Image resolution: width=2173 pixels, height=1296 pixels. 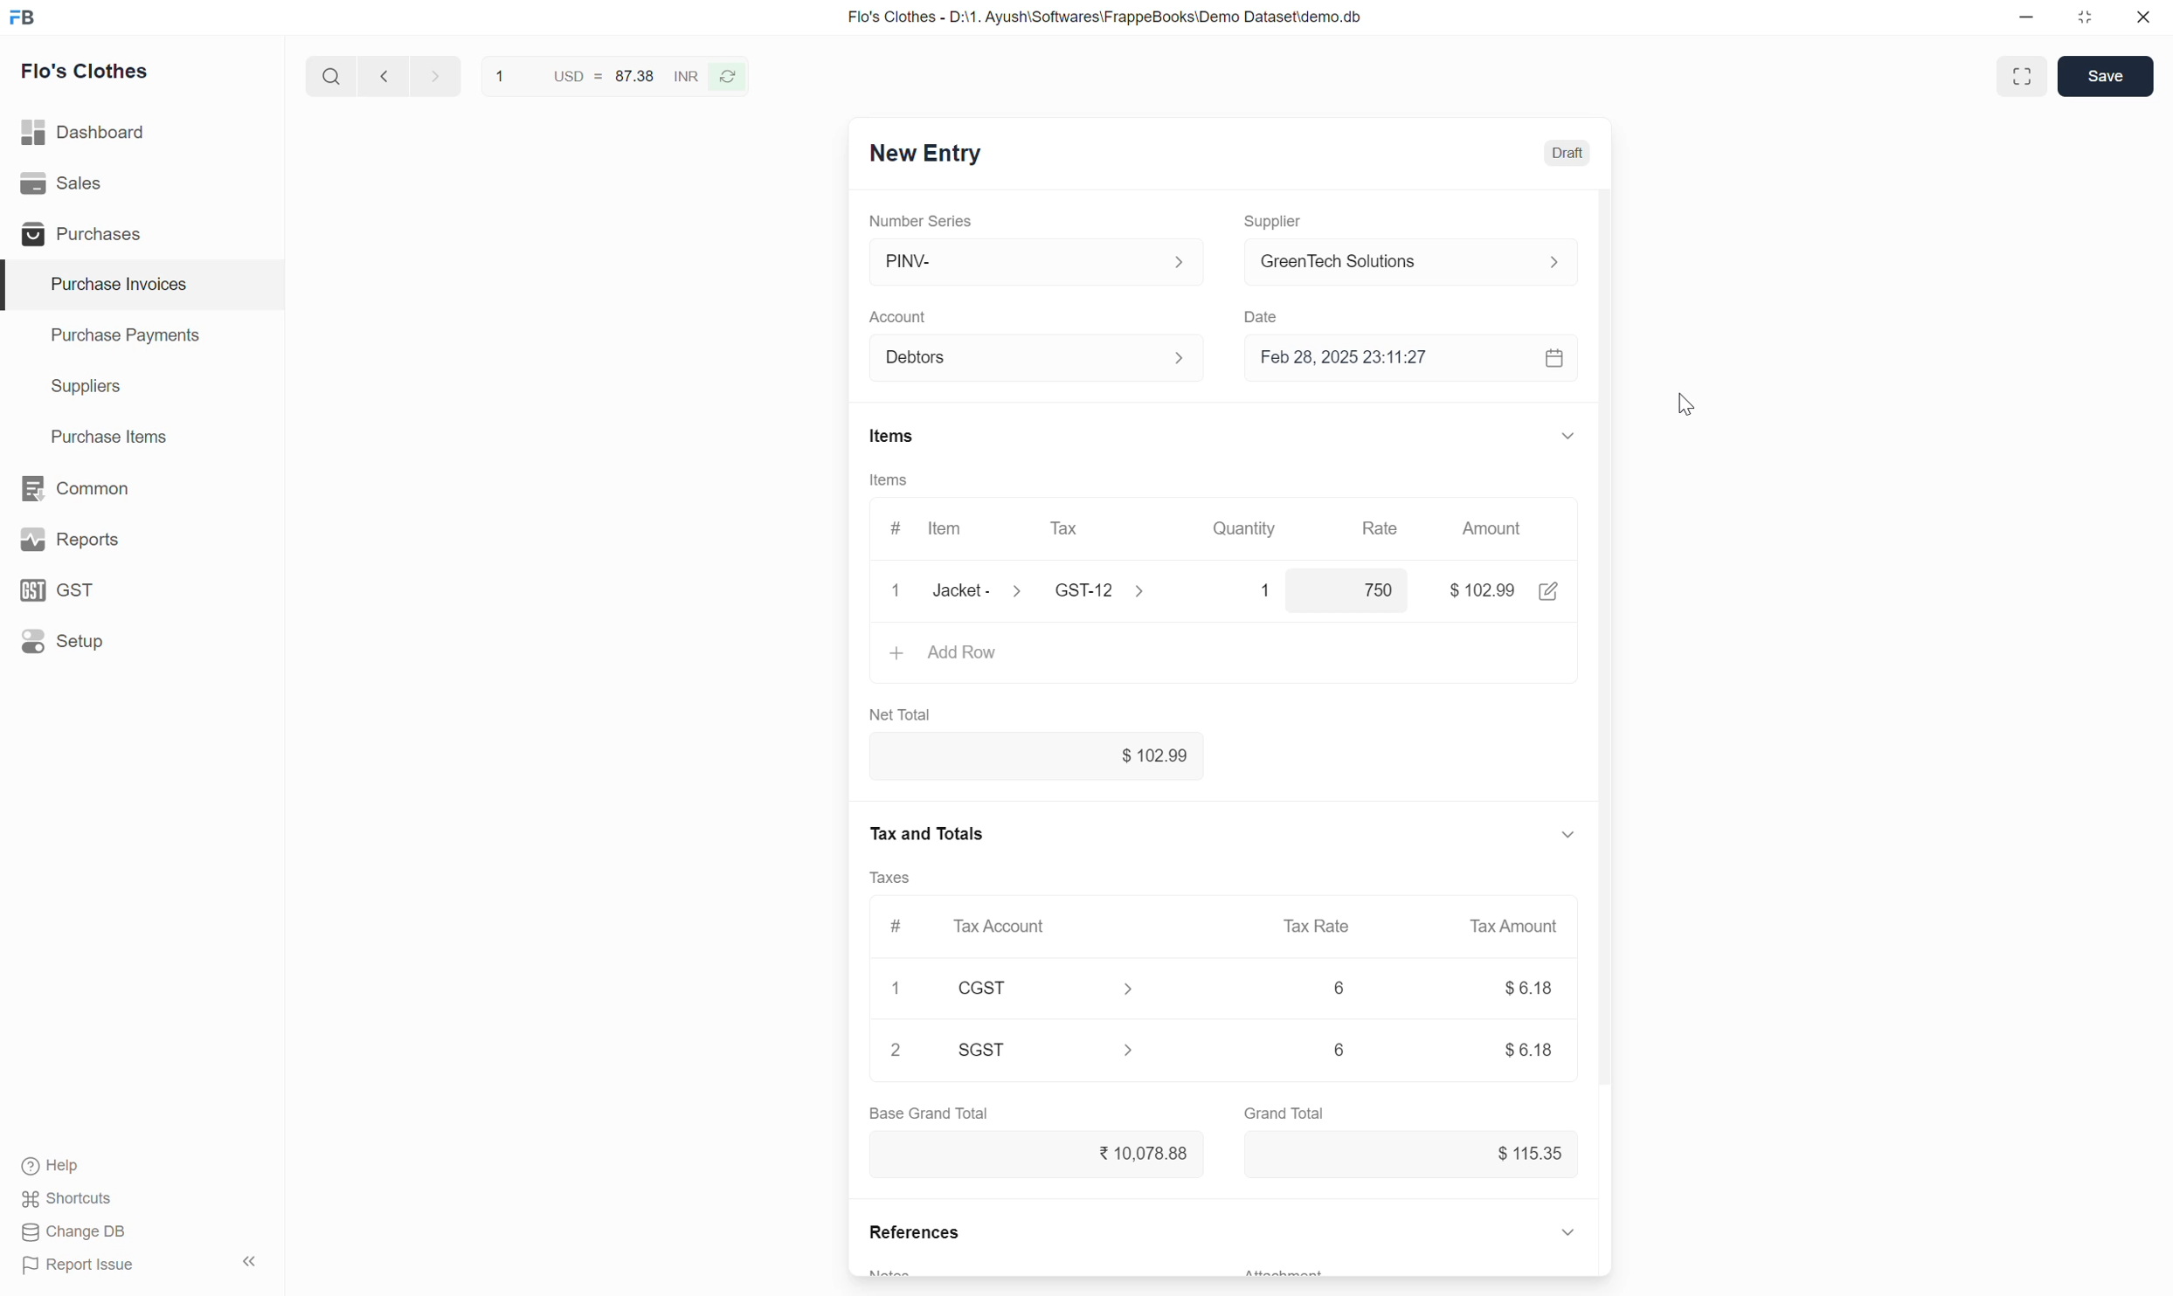 I want to click on Close, so click(x=896, y=590).